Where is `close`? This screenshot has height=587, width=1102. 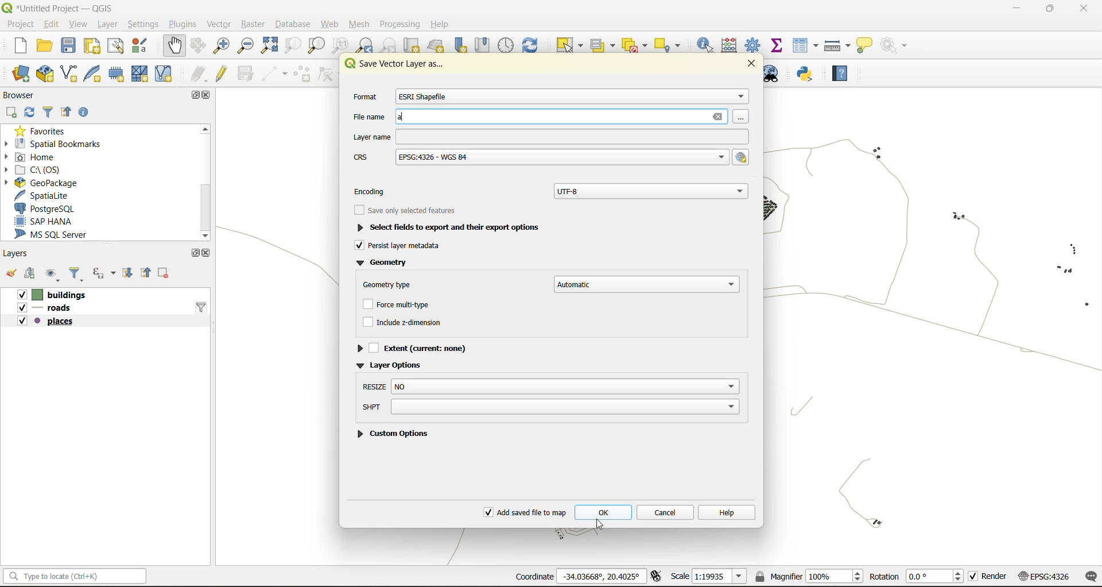 close is located at coordinates (209, 96).